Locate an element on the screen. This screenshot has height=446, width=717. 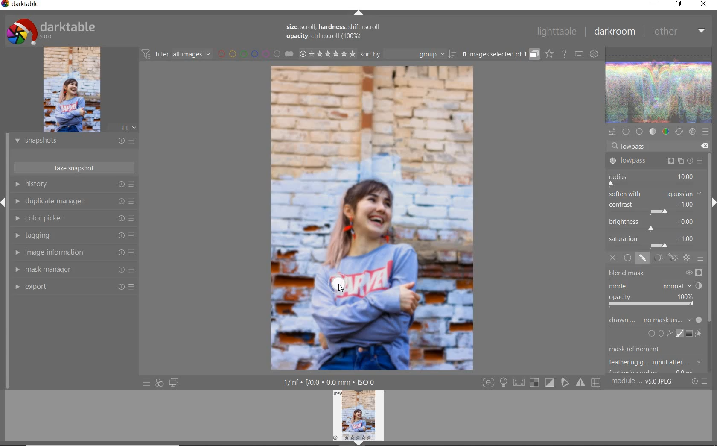
set keyboard shortcuts is located at coordinates (578, 53).